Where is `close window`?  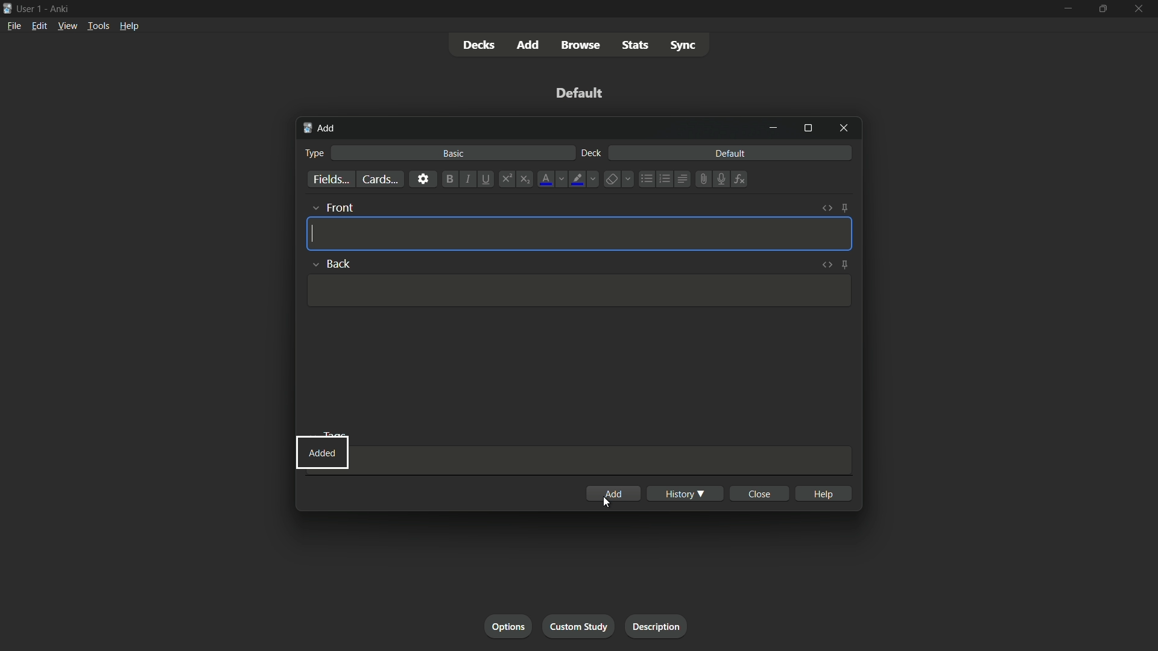 close window is located at coordinates (843, 129).